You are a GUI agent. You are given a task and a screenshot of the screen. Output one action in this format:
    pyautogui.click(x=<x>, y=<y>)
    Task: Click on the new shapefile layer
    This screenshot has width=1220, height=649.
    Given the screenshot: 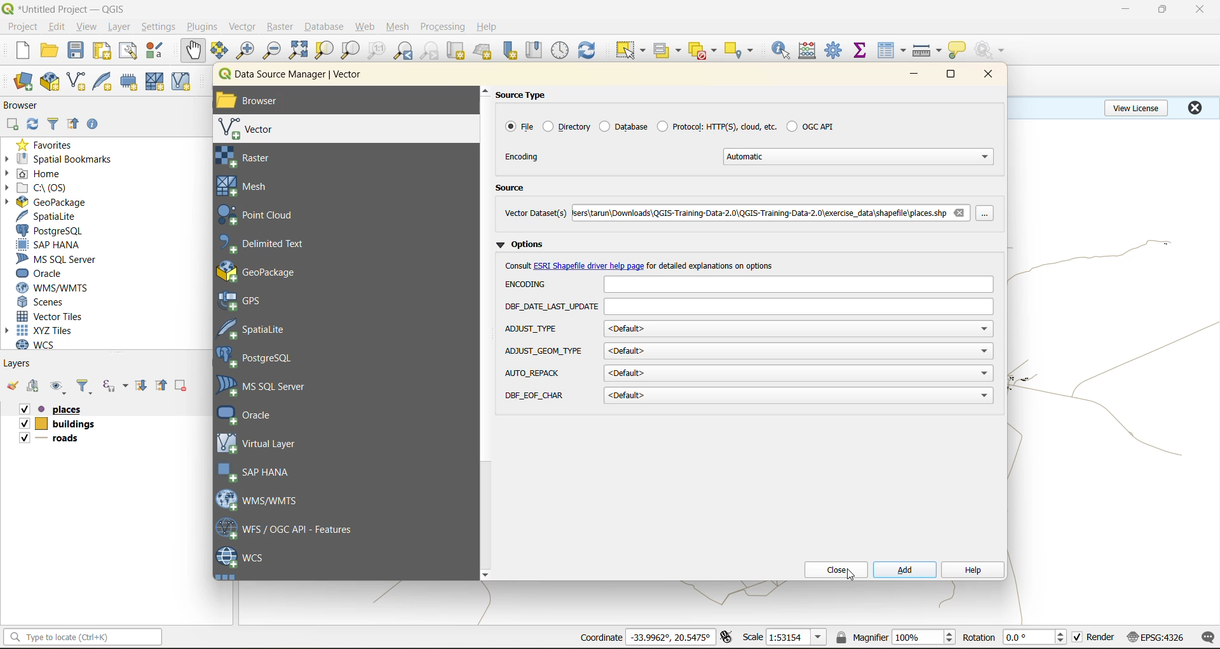 What is the action you would take?
    pyautogui.click(x=77, y=83)
    